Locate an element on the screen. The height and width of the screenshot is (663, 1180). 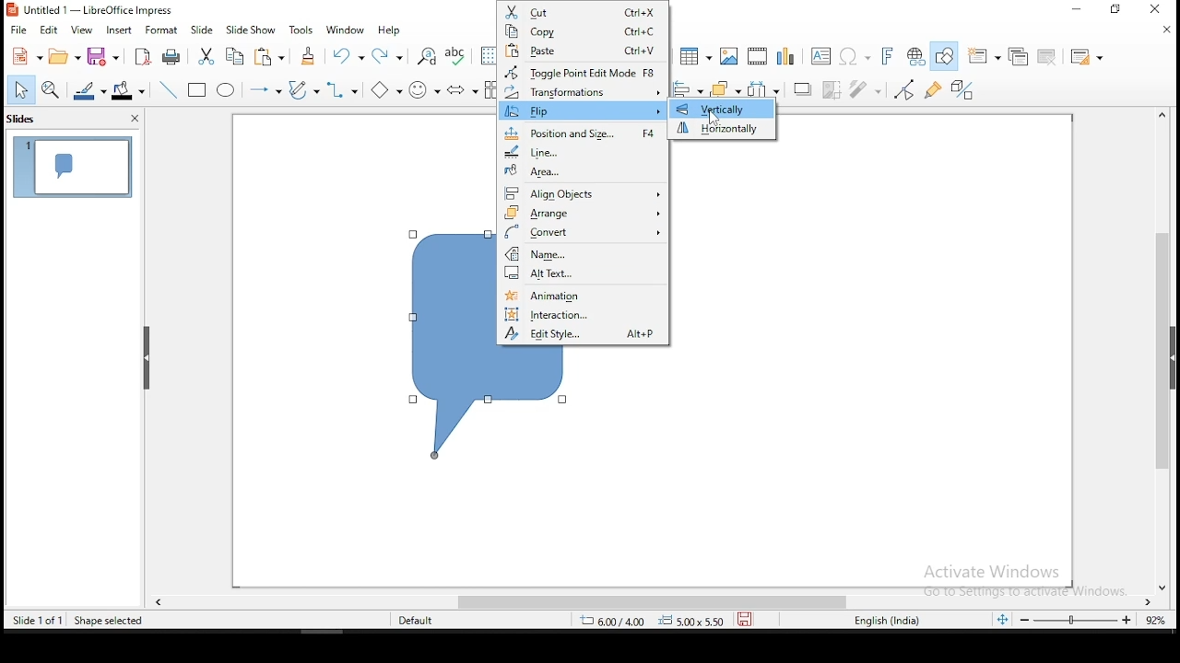
delete slide is located at coordinates (1050, 56).